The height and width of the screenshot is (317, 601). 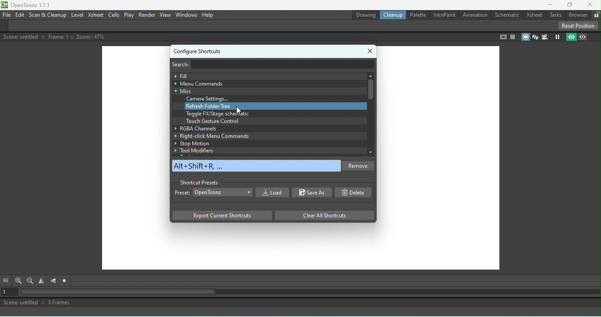 What do you see at coordinates (371, 49) in the screenshot?
I see `Close` at bounding box center [371, 49].